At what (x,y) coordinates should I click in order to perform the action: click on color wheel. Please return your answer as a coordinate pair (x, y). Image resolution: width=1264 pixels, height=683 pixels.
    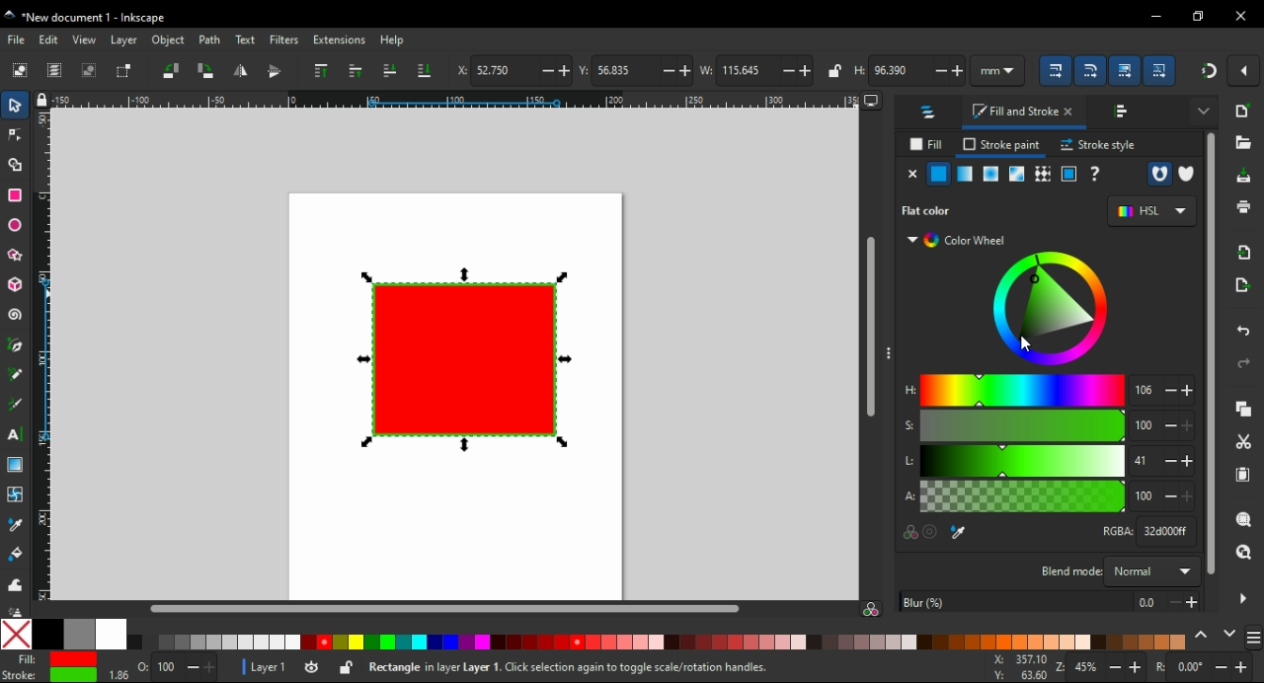
    Looking at the image, I should click on (1047, 308).